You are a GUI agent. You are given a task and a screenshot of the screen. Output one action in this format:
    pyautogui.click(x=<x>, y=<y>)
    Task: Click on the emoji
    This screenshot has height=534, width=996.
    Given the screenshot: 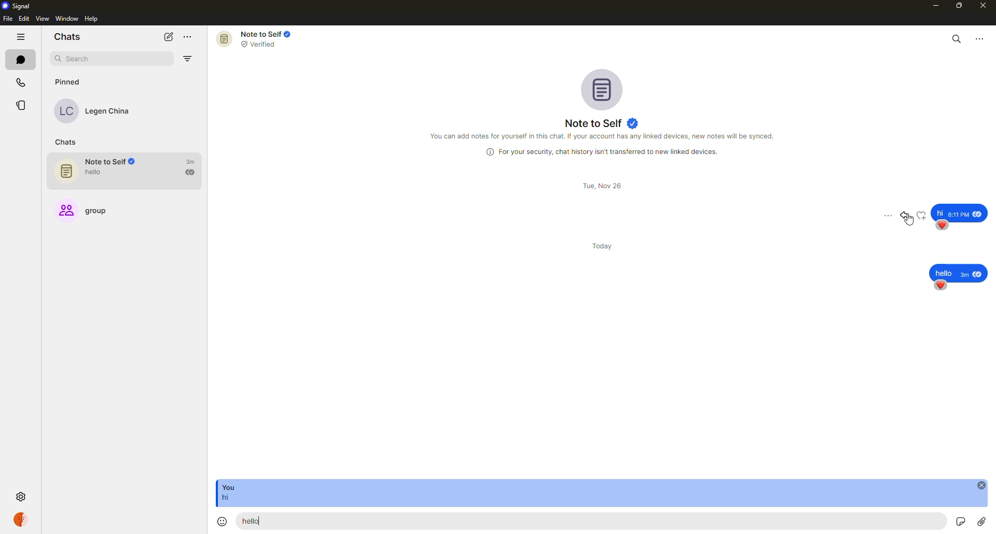 What is the action you would take?
    pyautogui.click(x=222, y=521)
    